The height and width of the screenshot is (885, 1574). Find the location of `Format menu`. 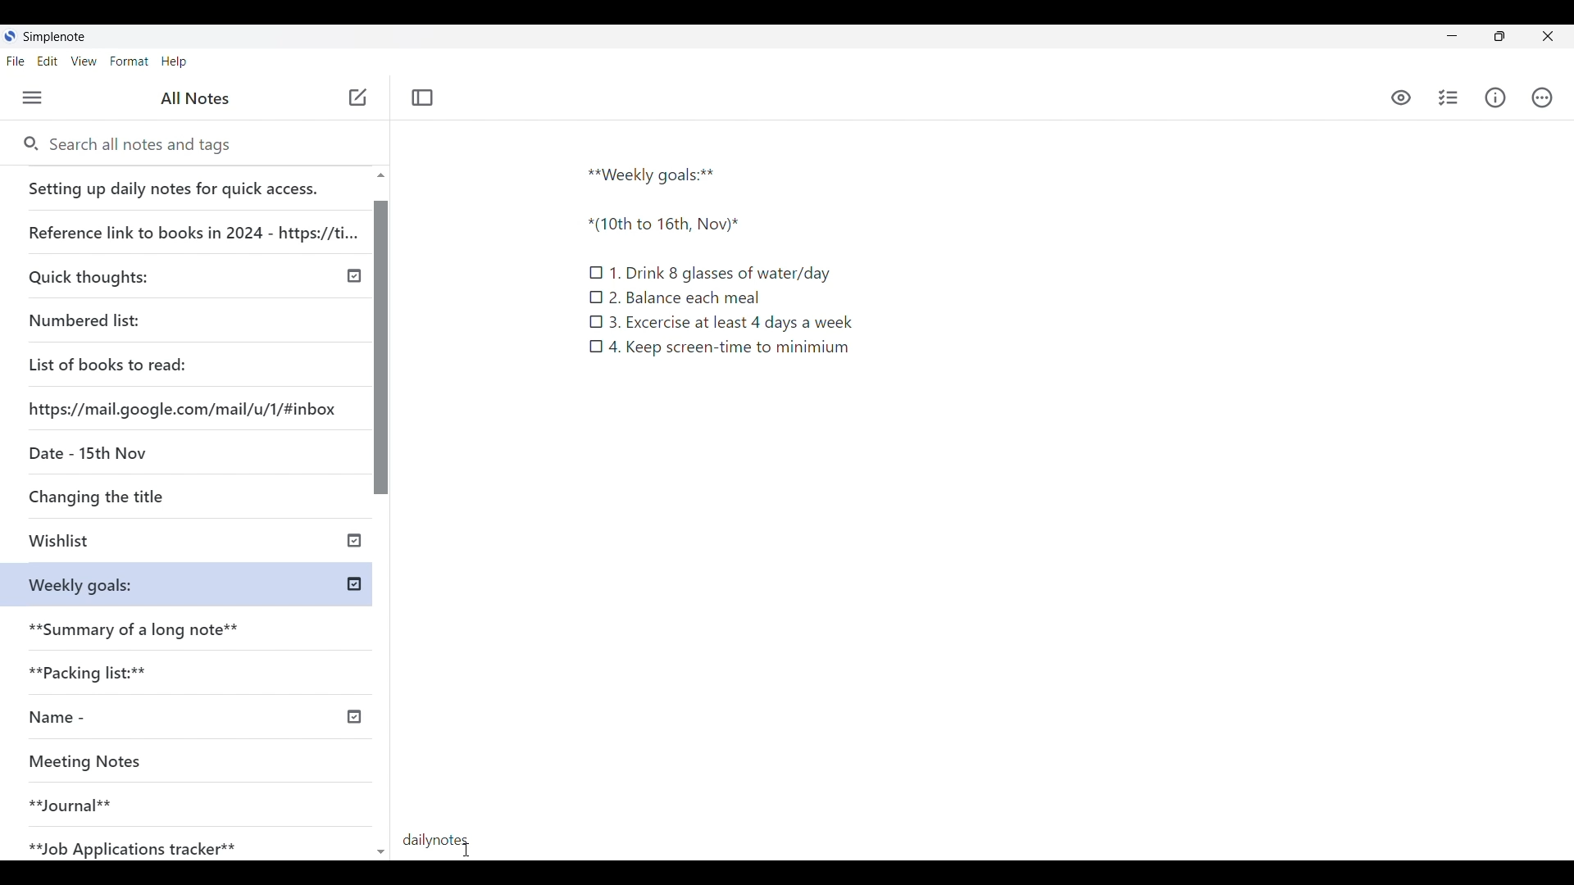

Format menu is located at coordinates (130, 61).